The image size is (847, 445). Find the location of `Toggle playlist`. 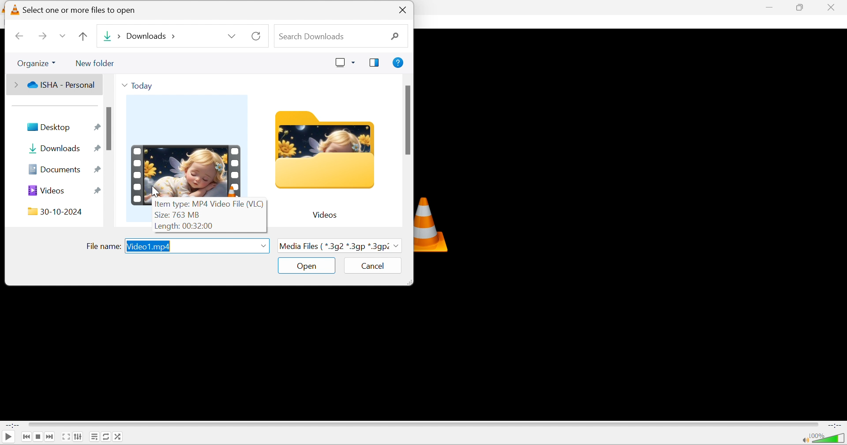

Toggle playlist is located at coordinates (94, 437).